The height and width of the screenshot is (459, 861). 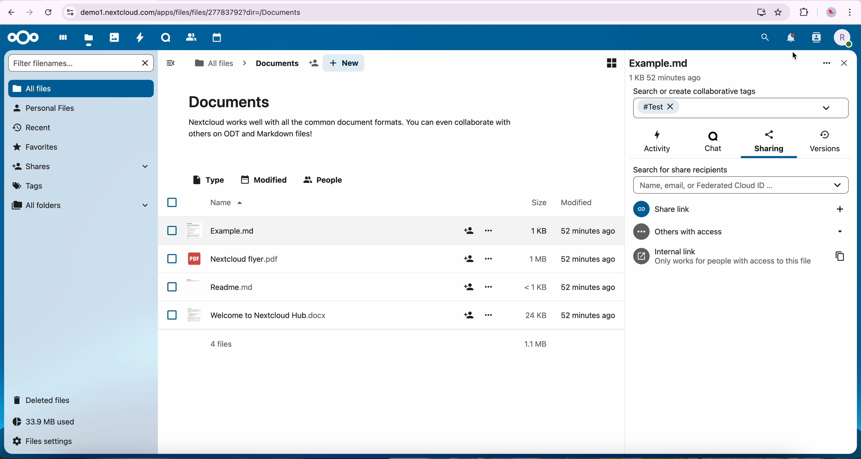 I want to click on activity, so click(x=658, y=142).